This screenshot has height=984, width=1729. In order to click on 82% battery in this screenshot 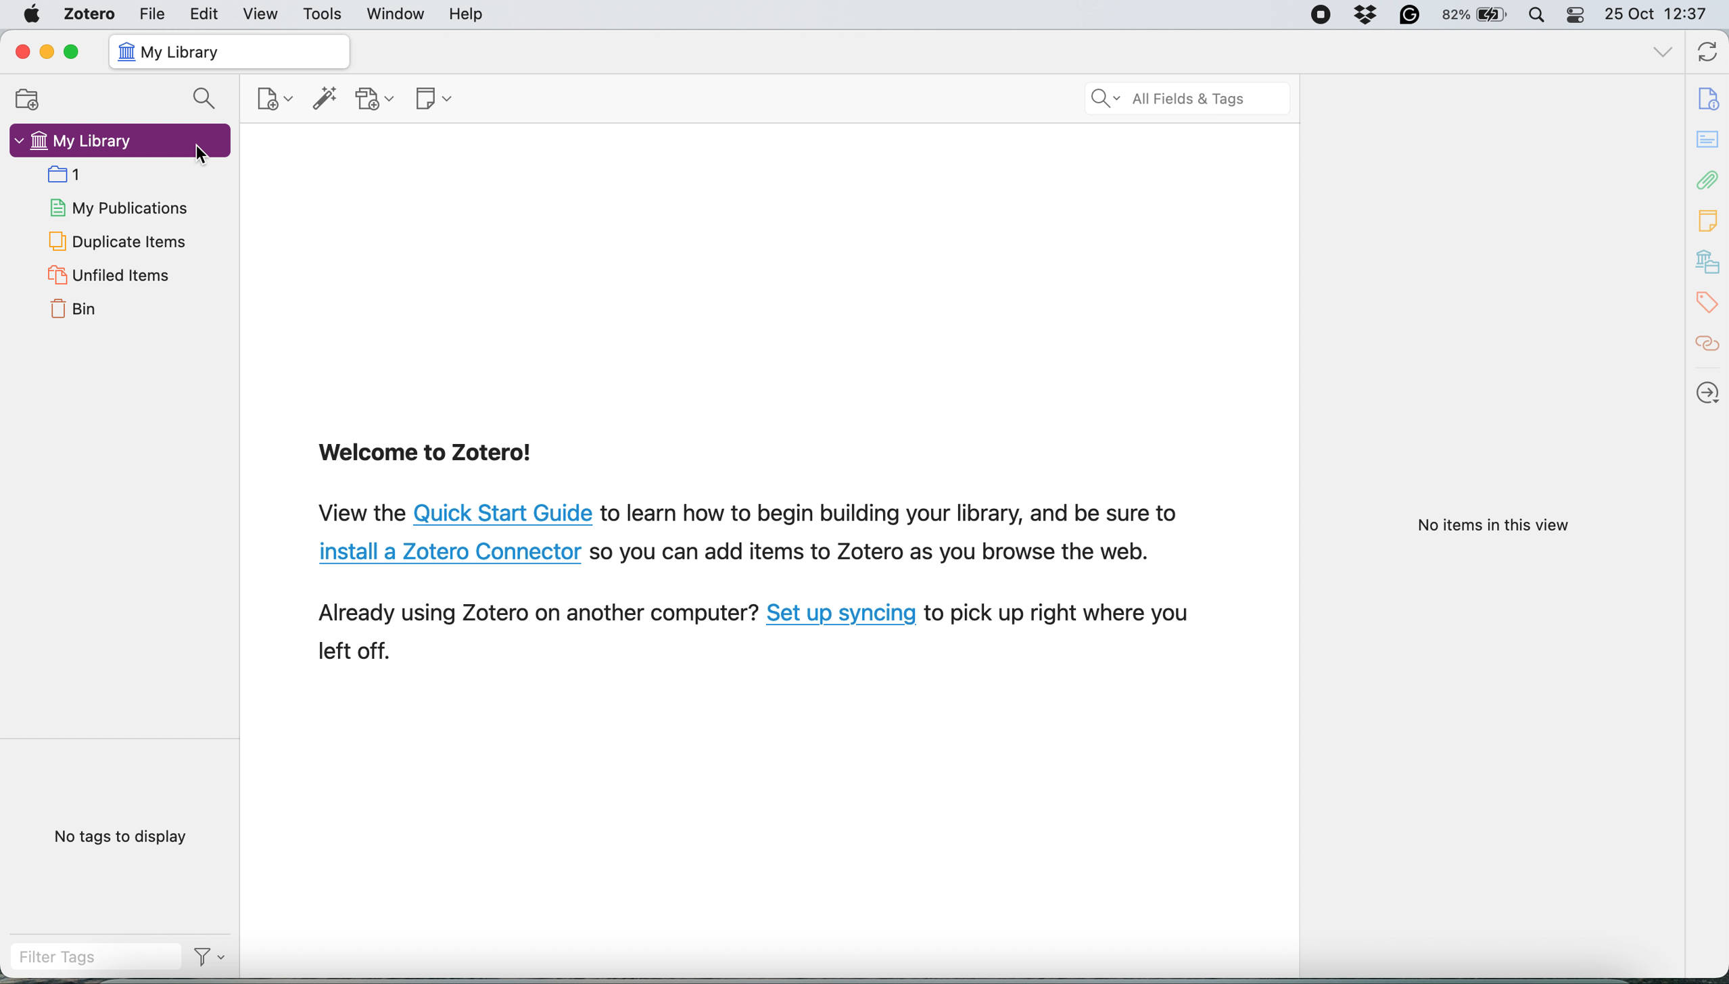, I will do `click(1475, 14)`.